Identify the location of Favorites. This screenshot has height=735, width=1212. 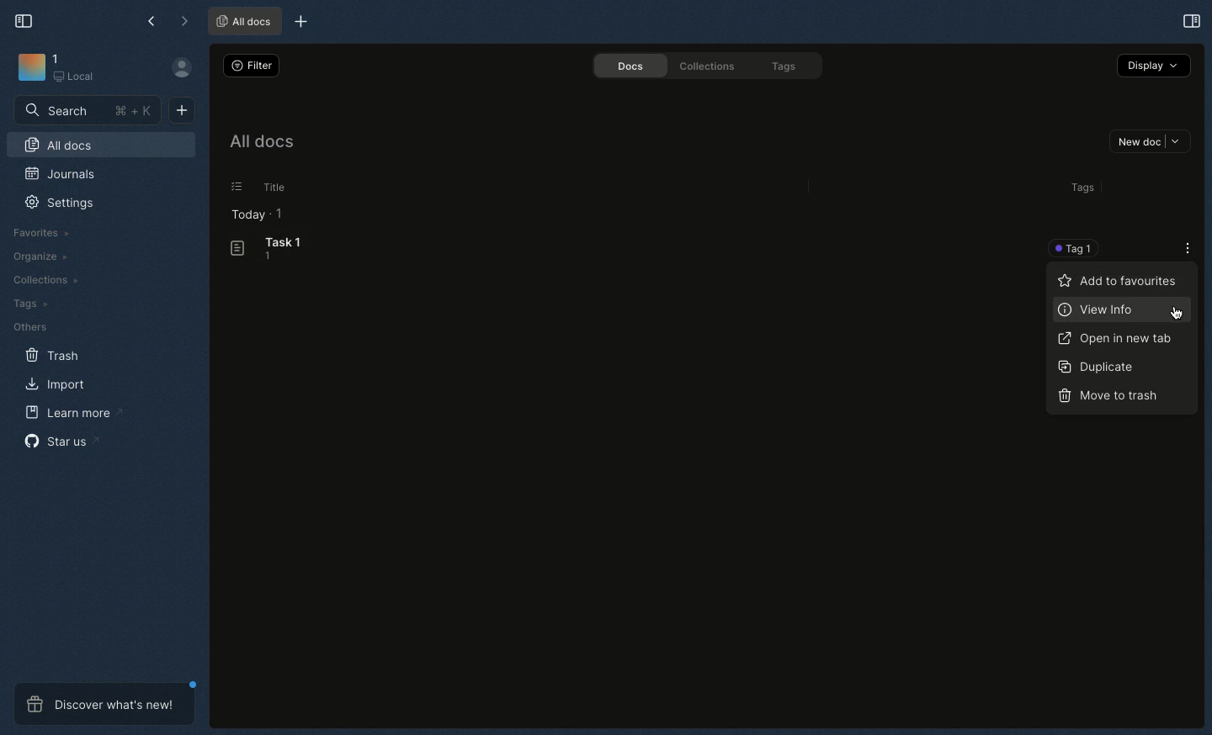
(40, 234).